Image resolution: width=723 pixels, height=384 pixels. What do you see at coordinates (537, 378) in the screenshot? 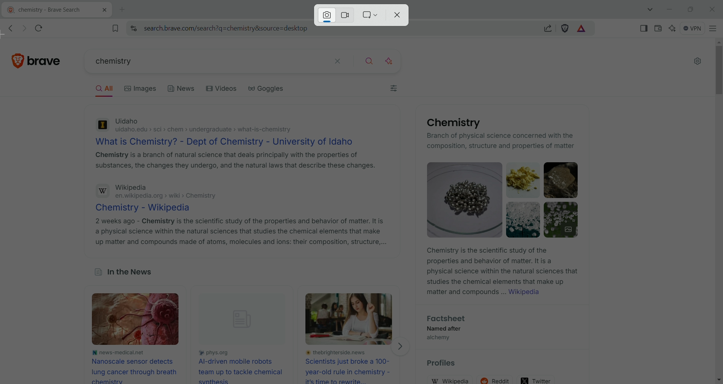
I see `twitter` at bounding box center [537, 378].